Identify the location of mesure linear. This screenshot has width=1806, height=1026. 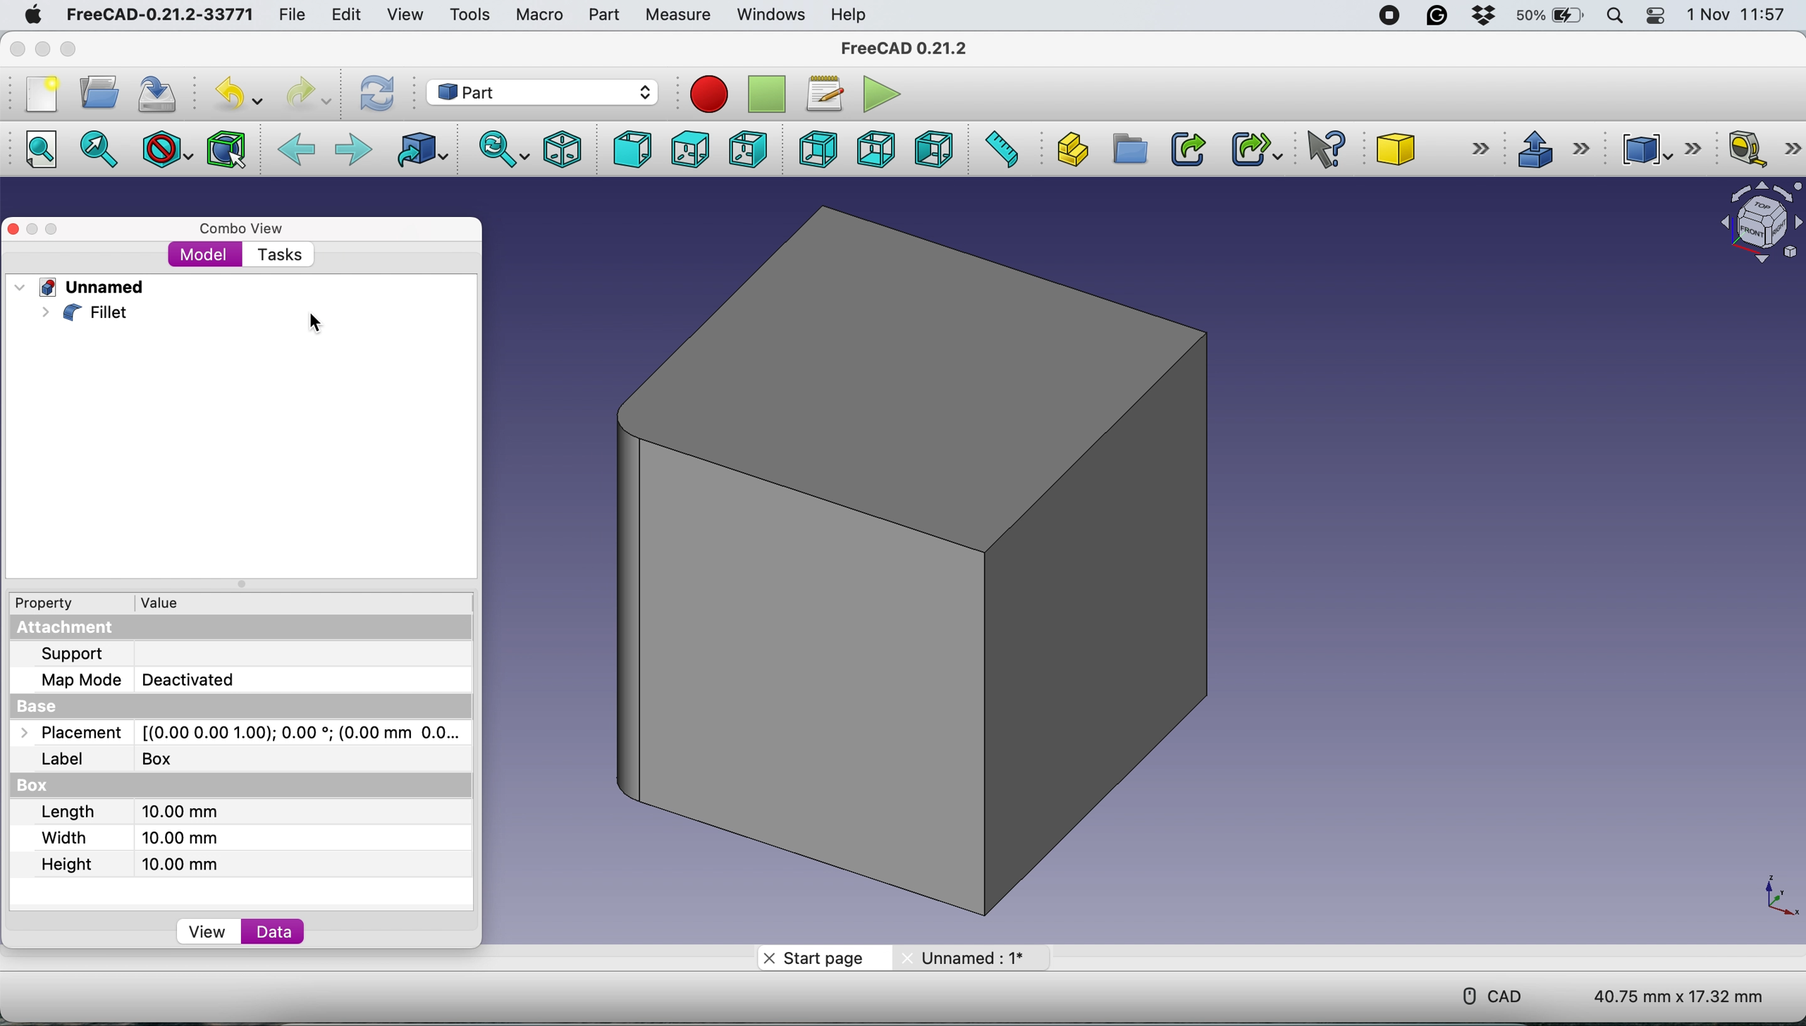
(1763, 148).